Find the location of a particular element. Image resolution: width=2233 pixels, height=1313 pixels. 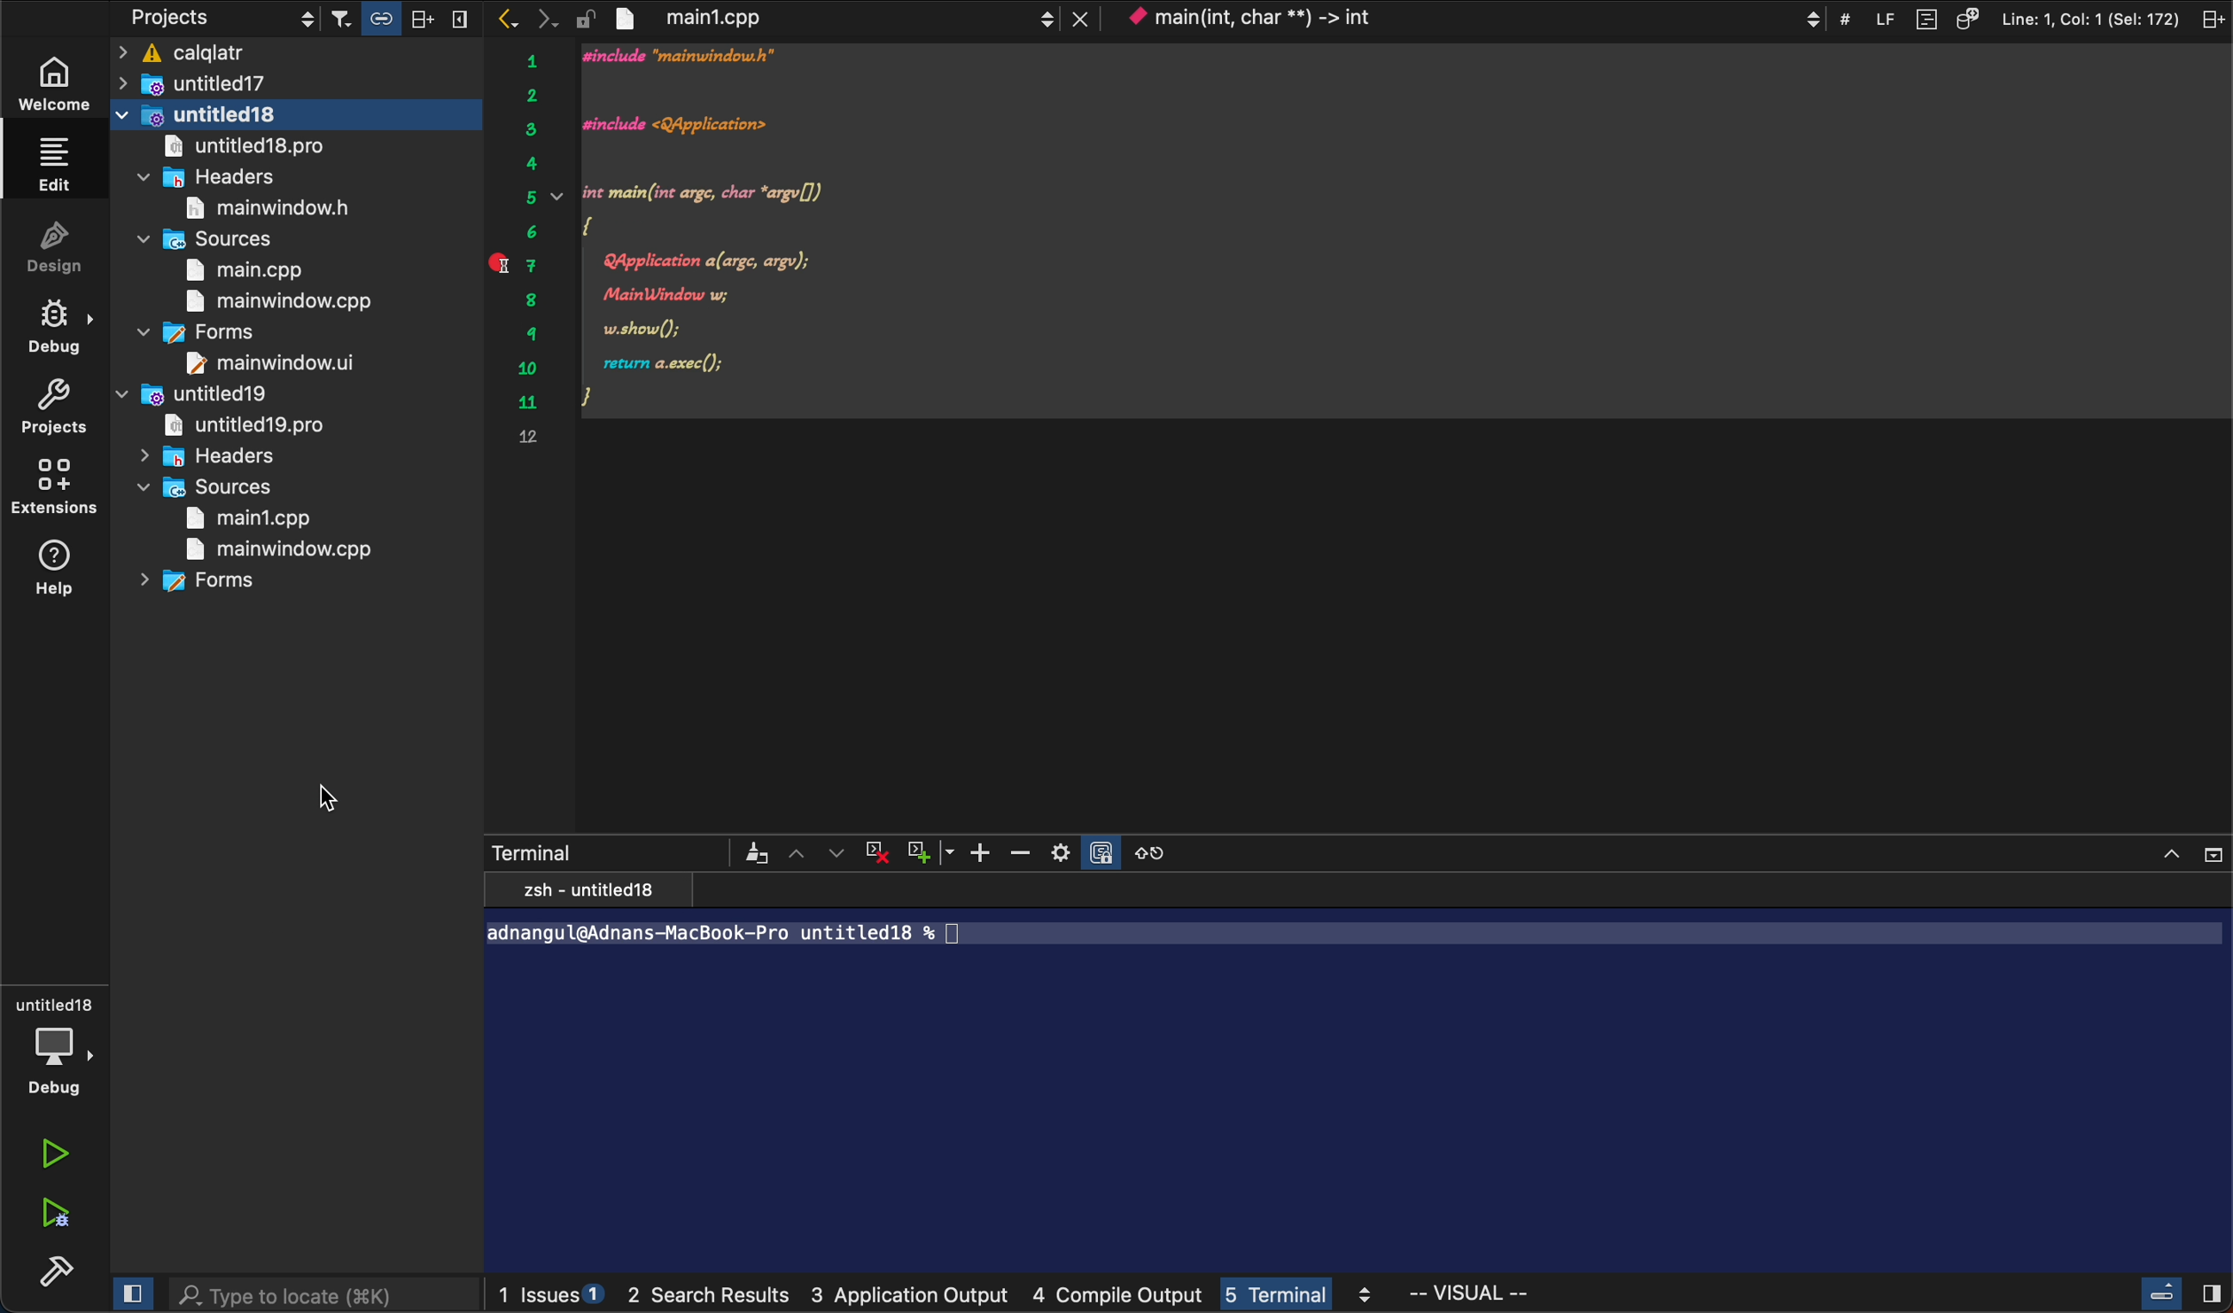

document is located at coordinates (1924, 17).